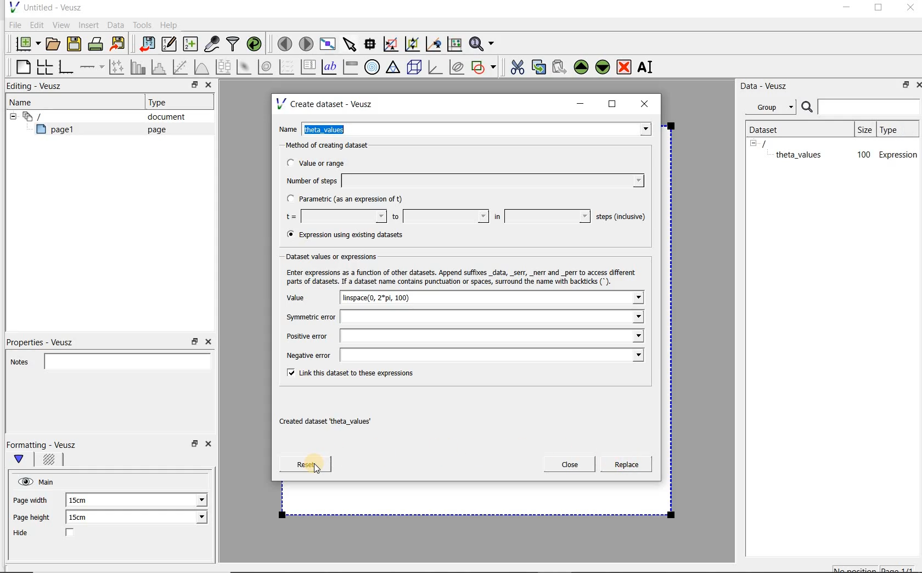 The image size is (922, 573). What do you see at coordinates (98, 43) in the screenshot?
I see `print the document` at bounding box center [98, 43].